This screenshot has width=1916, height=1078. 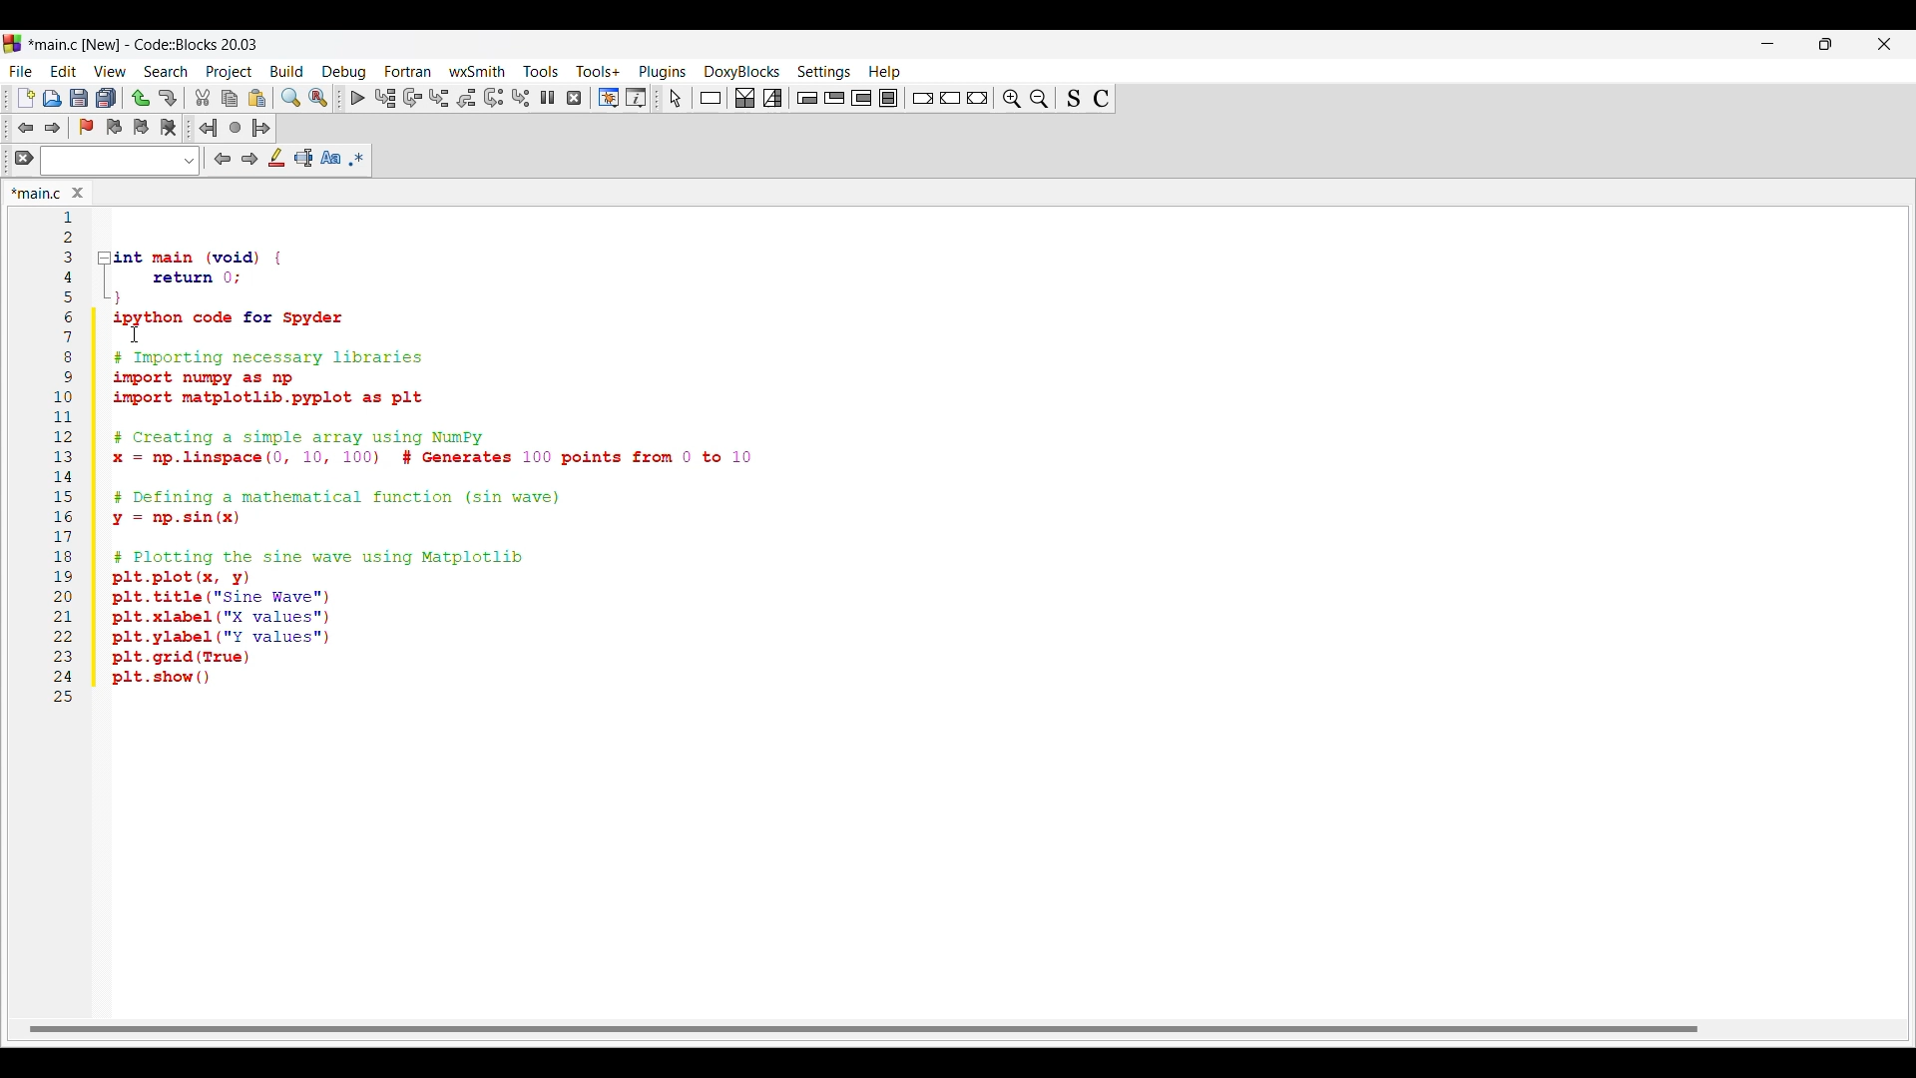 What do you see at coordinates (12, 43) in the screenshot?
I see `Software logo` at bounding box center [12, 43].